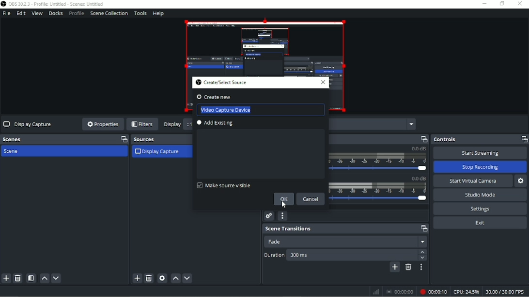  What do you see at coordinates (286, 205) in the screenshot?
I see `Pointer` at bounding box center [286, 205].